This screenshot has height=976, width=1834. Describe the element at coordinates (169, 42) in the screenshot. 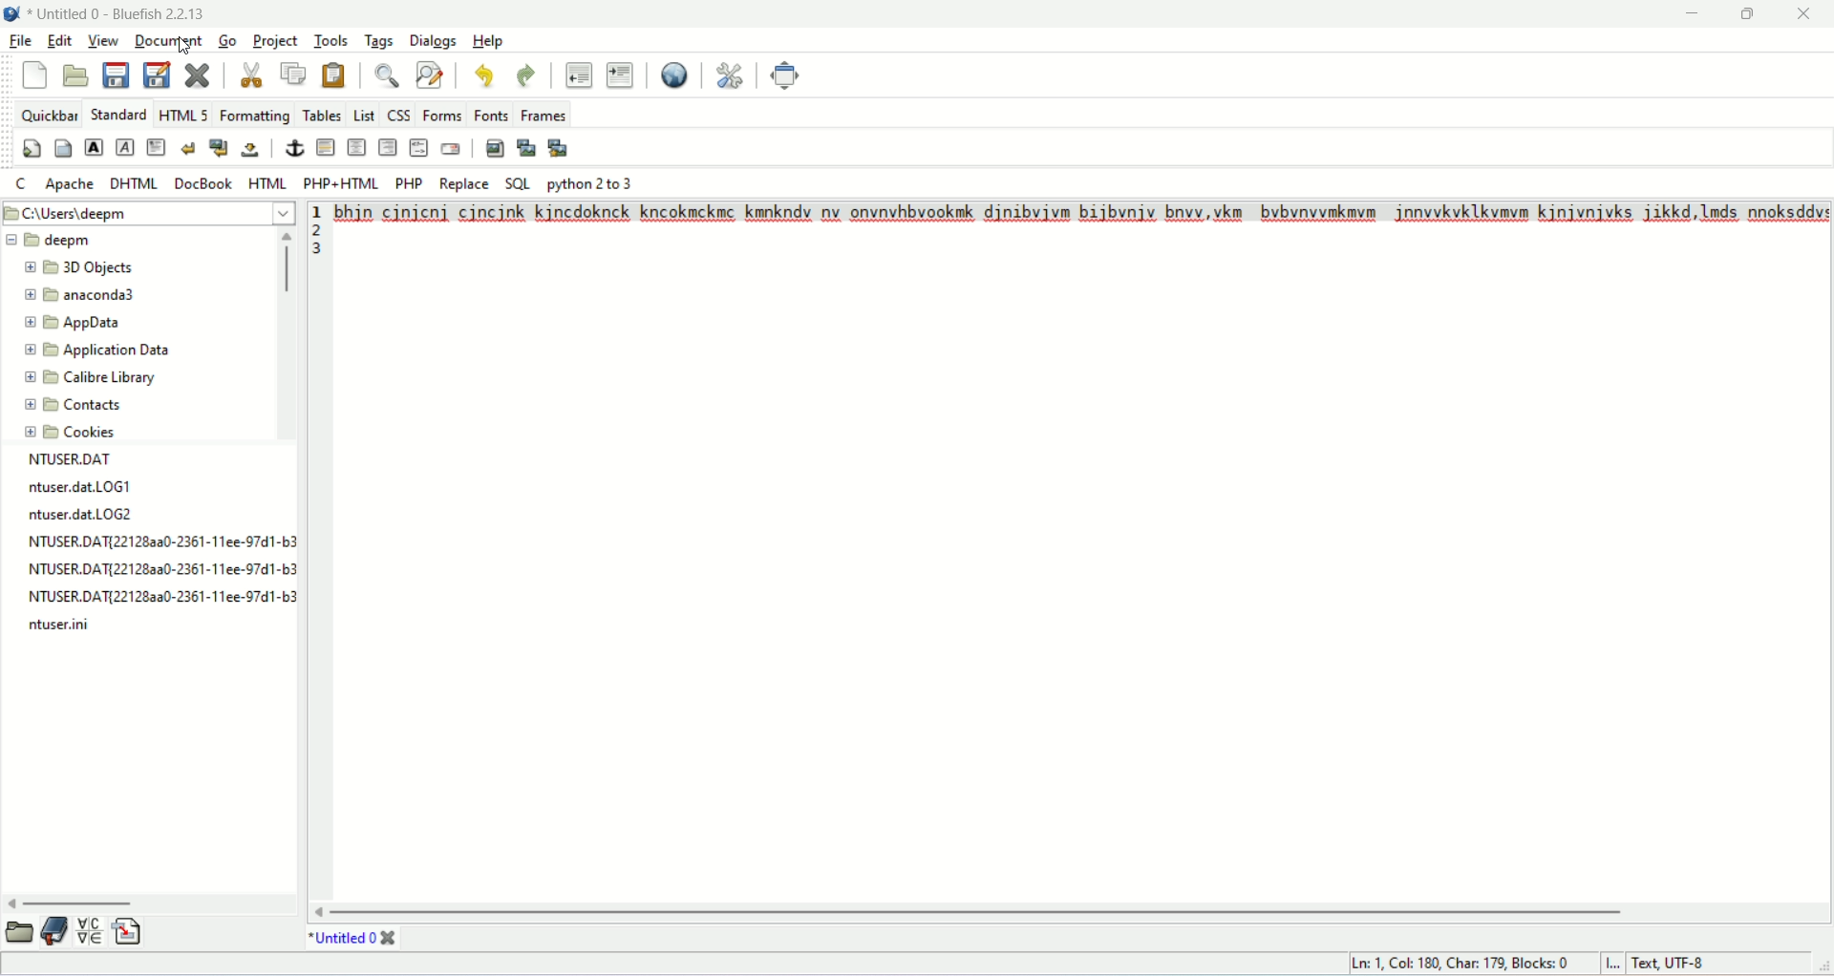

I see `document` at that location.